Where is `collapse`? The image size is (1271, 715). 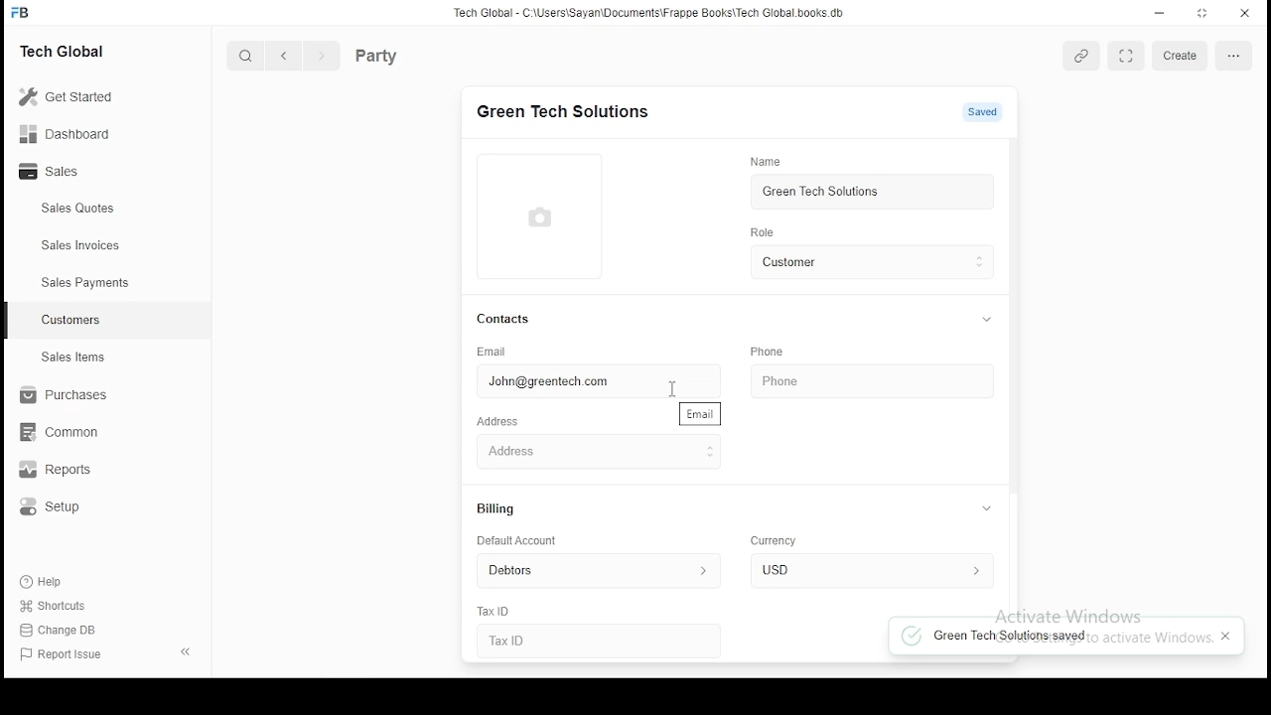 collapse is located at coordinates (984, 509).